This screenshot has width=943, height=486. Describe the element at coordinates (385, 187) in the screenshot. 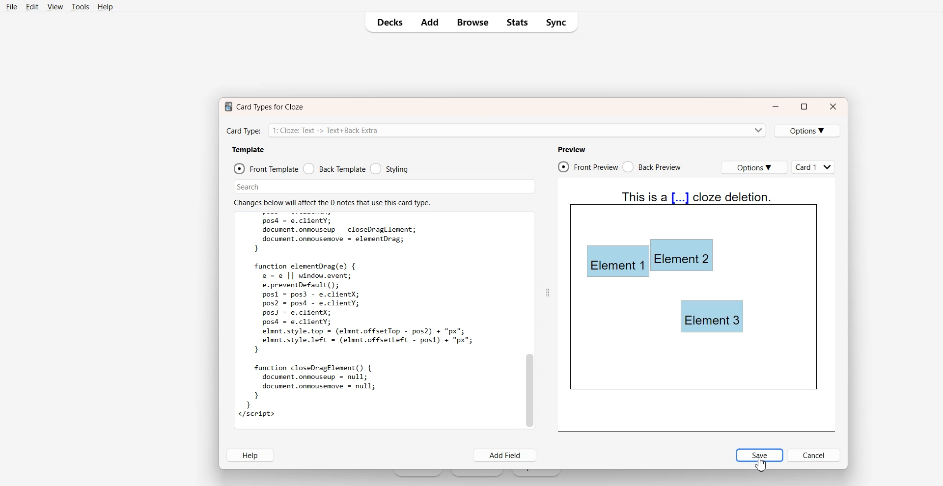

I see `Search` at that location.